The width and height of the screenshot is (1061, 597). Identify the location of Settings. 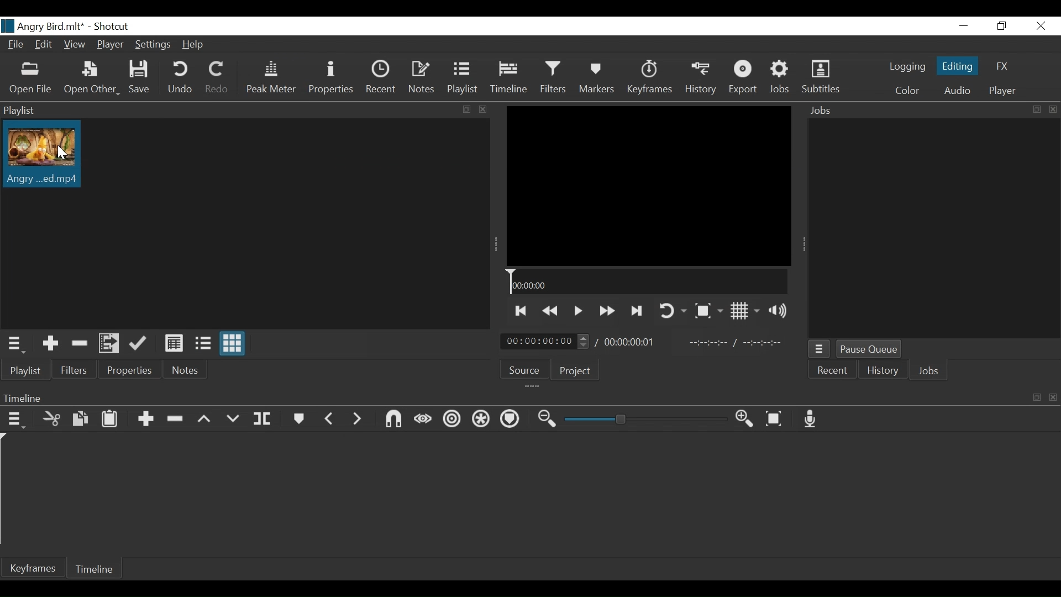
(152, 44).